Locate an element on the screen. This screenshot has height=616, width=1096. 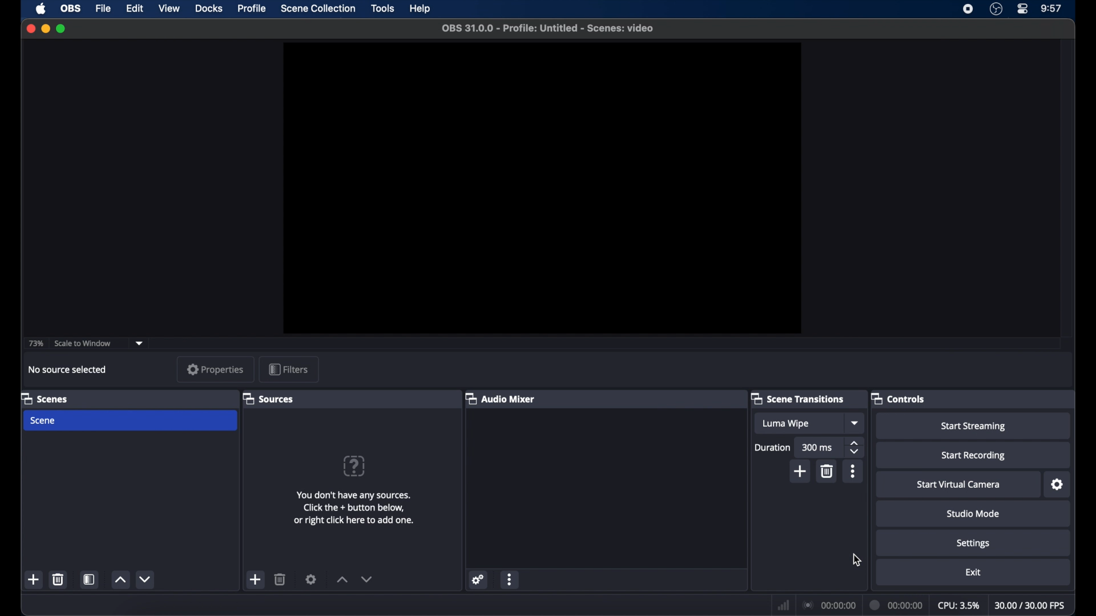
maximize is located at coordinates (45, 29).